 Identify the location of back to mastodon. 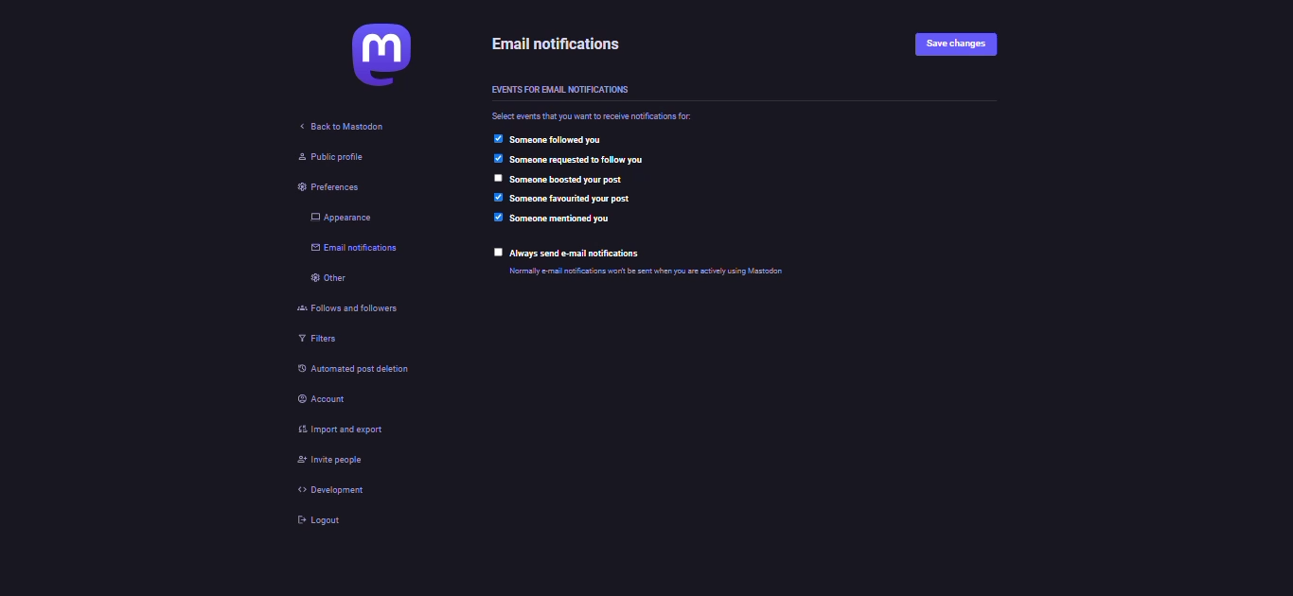
(343, 125).